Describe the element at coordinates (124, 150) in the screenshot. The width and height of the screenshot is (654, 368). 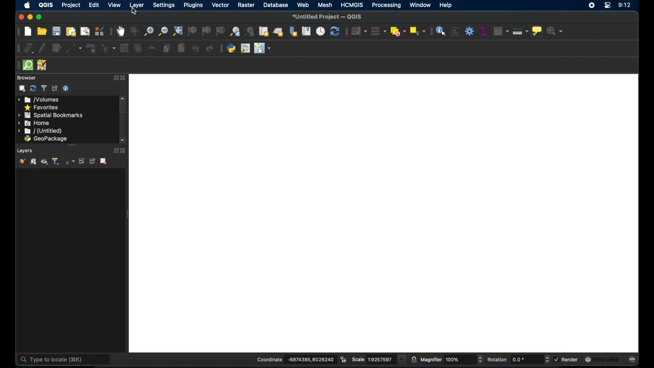
I see `close` at that location.